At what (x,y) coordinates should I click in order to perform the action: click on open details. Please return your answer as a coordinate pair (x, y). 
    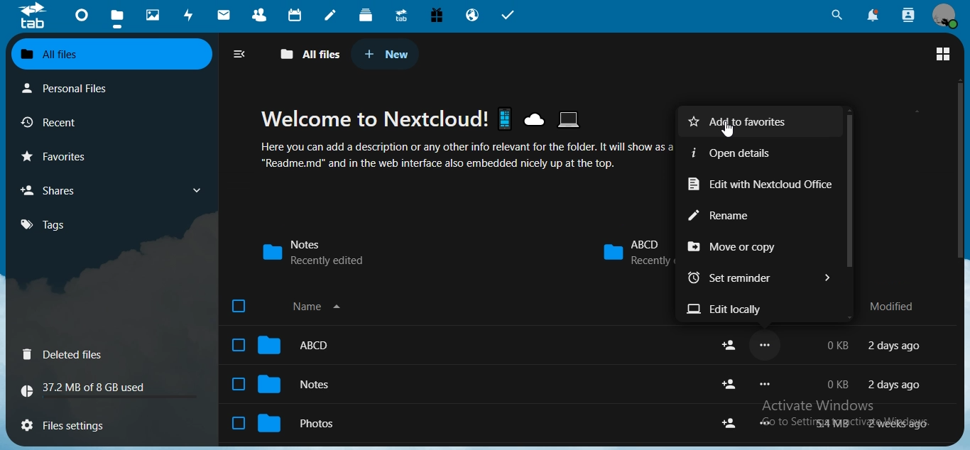
    Looking at the image, I should click on (732, 152).